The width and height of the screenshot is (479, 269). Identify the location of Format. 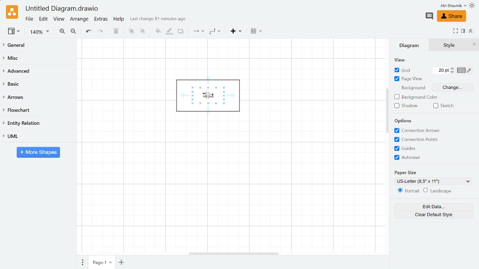
(463, 32).